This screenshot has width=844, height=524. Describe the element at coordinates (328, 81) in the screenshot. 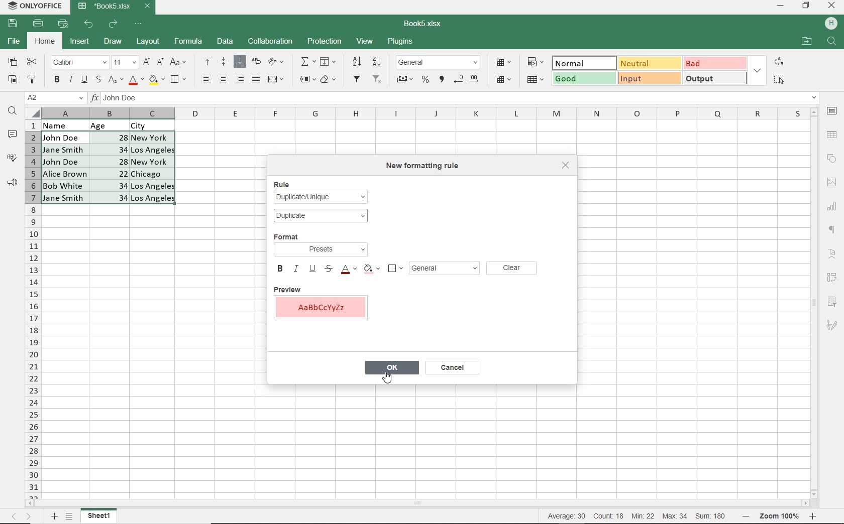

I see `CLEAR` at that location.